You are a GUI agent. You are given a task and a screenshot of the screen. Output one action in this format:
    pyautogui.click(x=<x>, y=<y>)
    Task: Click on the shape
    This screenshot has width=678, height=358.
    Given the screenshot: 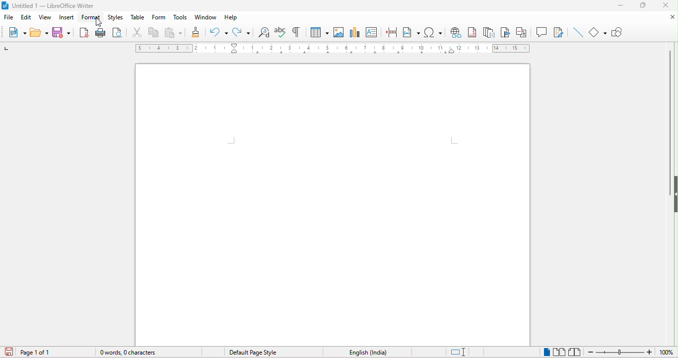 What is the action you would take?
    pyautogui.click(x=598, y=32)
    